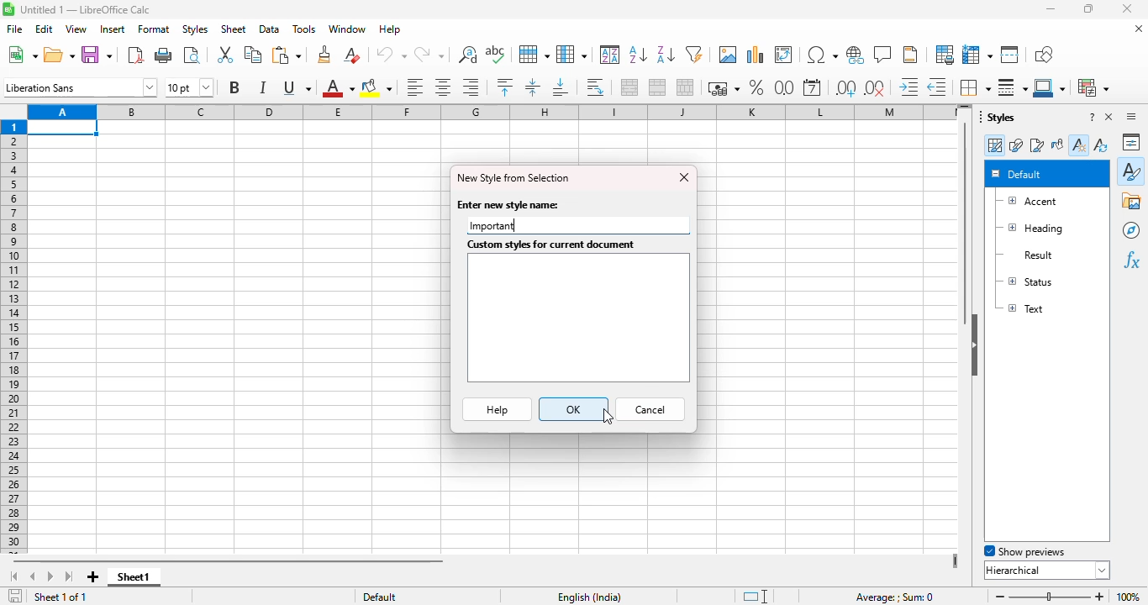  What do you see at coordinates (1023, 308) in the screenshot?
I see `text` at bounding box center [1023, 308].